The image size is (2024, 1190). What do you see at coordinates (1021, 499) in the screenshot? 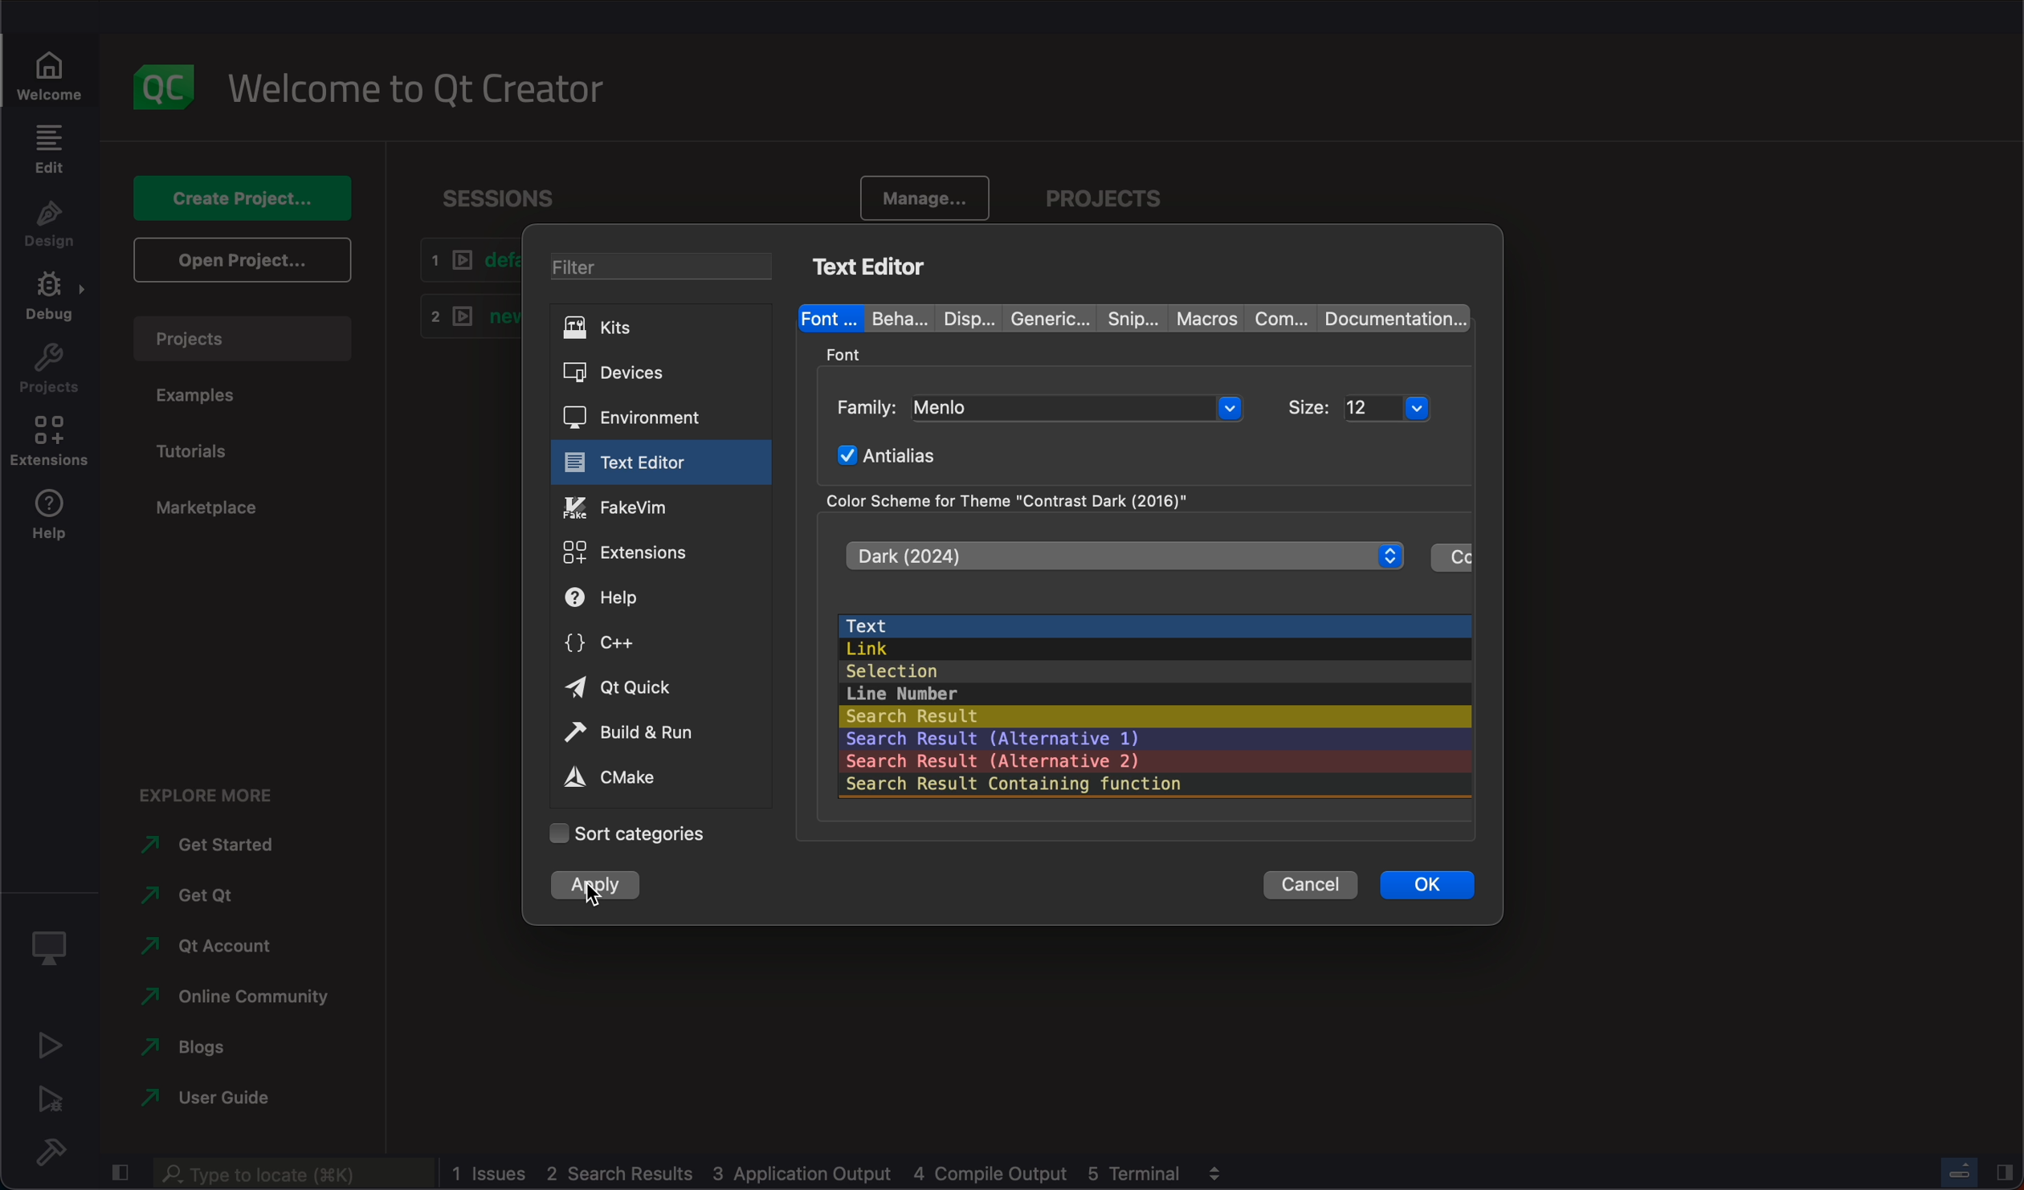
I see `color scheme` at bounding box center [1021, 499].